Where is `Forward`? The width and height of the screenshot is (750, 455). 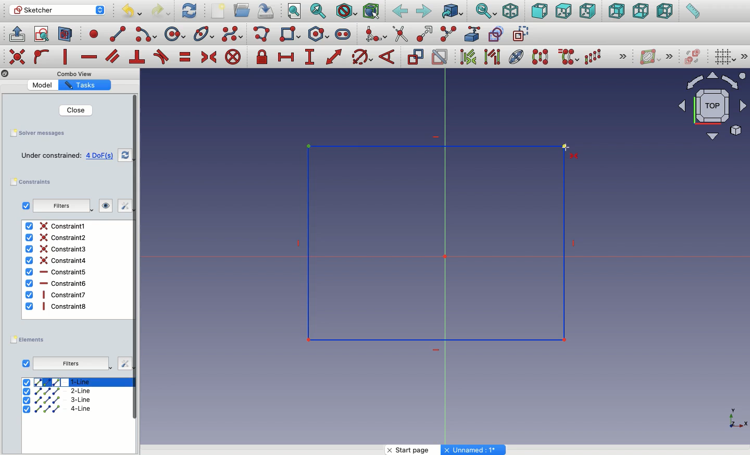
Forward is located at coordinates (424, 11).